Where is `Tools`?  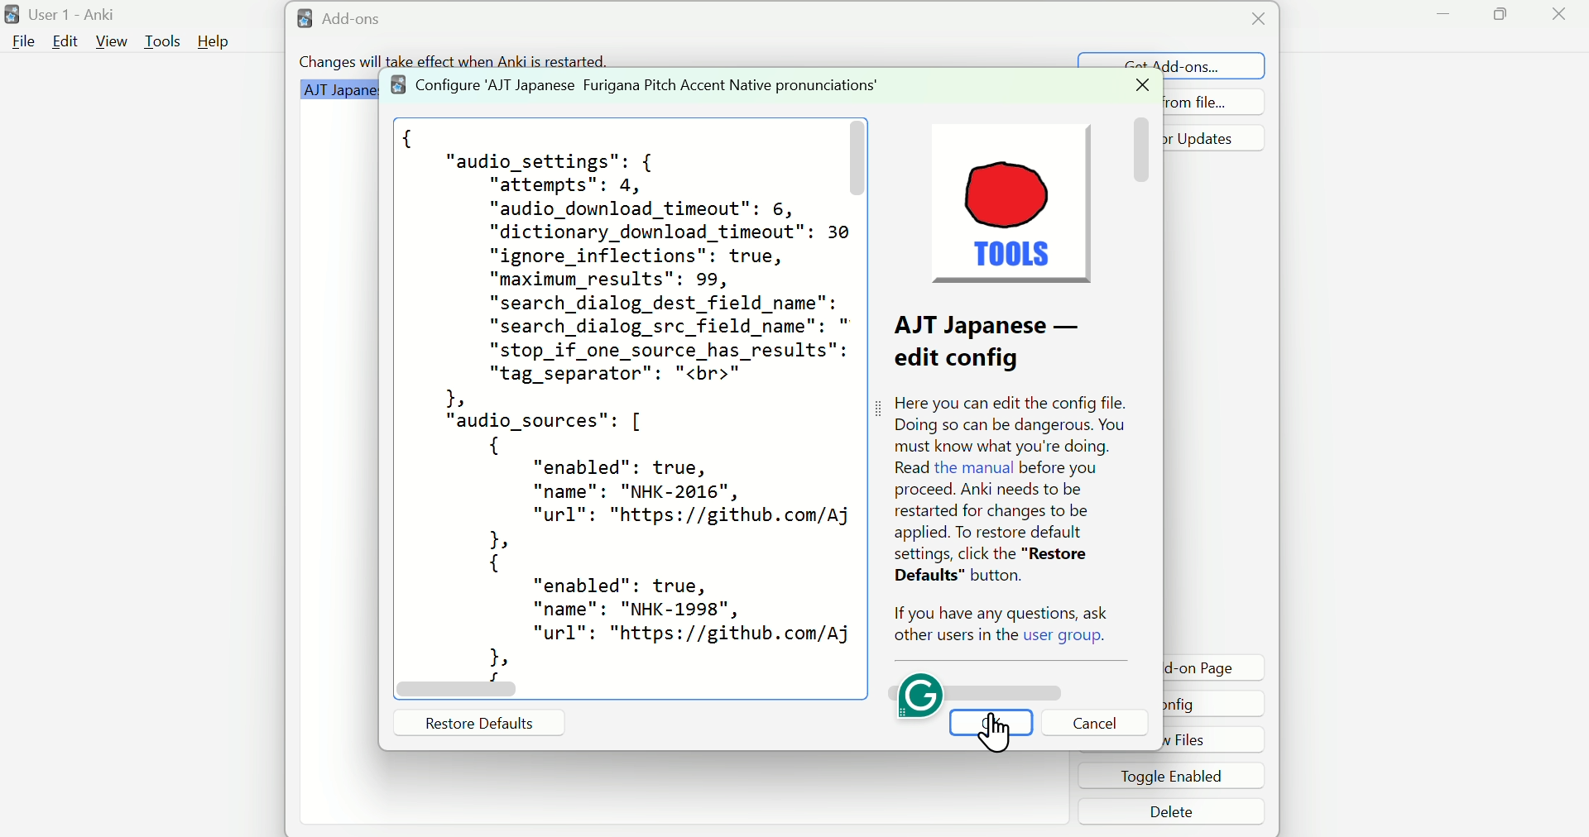 Tools is located at coordinates (162, 43).